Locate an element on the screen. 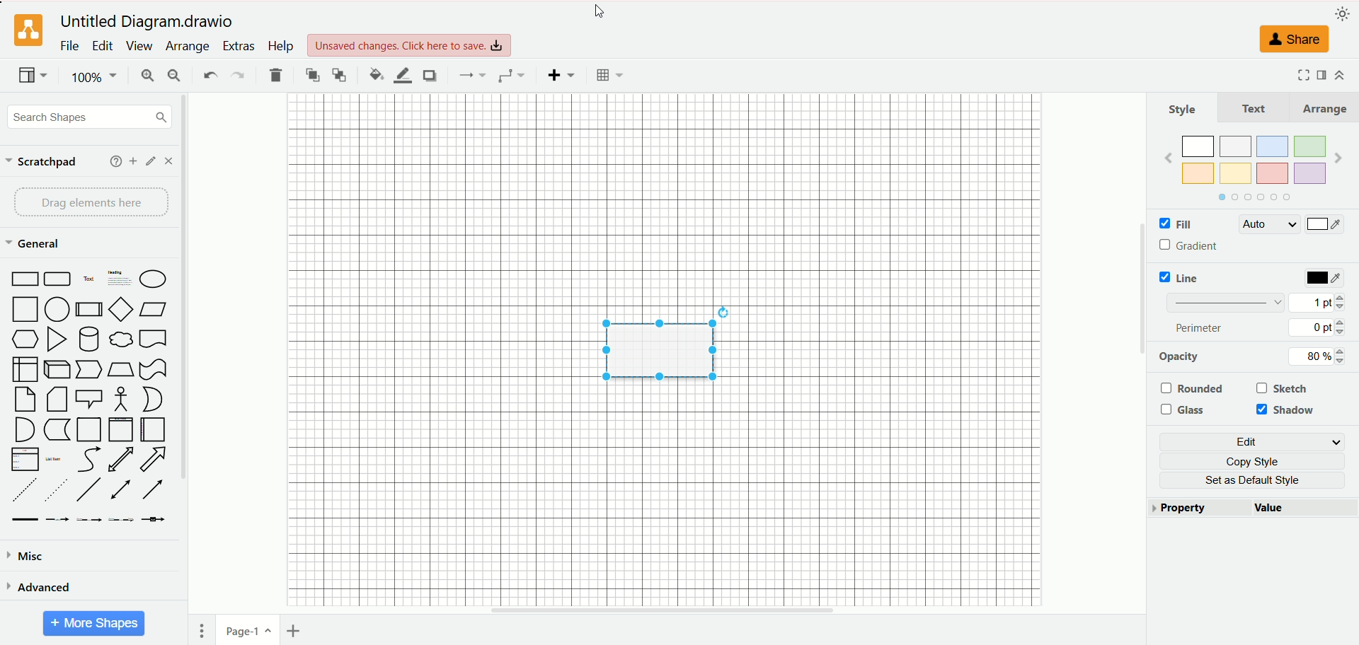 The width and height of the screenshot is (1359, 645). color options navigate is located at coordinates (1251, 197).